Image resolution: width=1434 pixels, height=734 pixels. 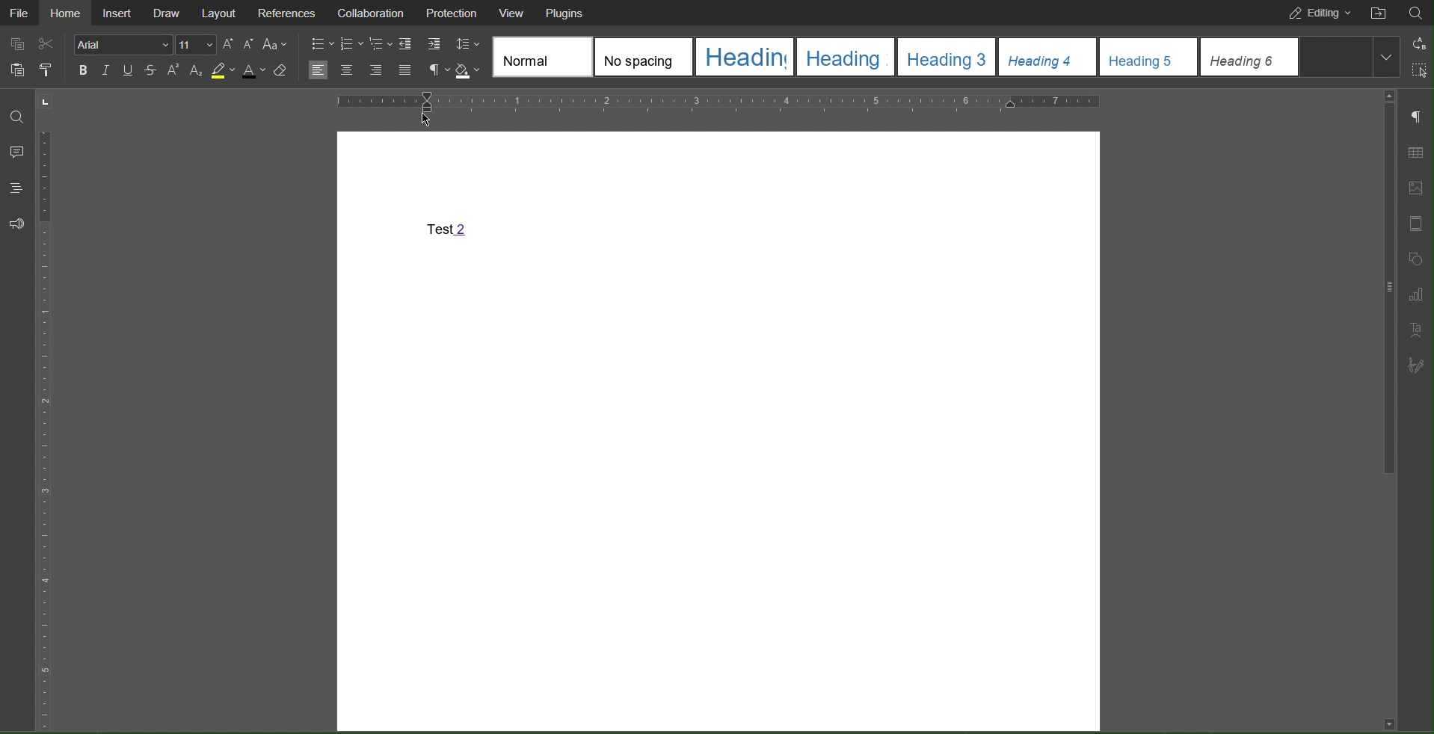 I want to click on Left Align, so click(x=319, y=70).